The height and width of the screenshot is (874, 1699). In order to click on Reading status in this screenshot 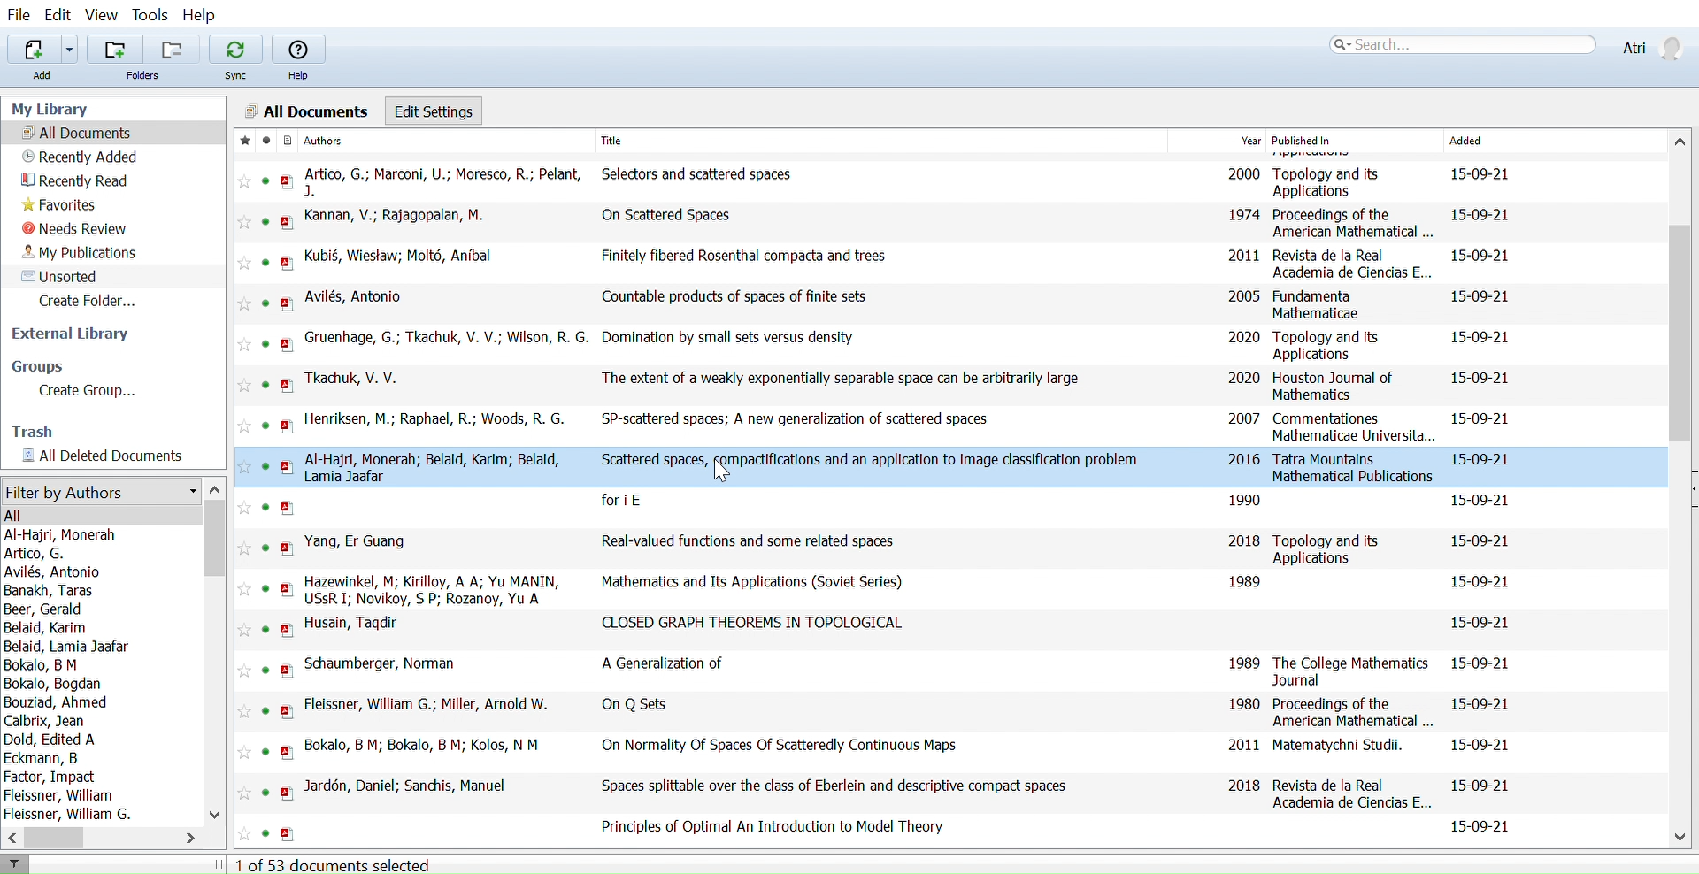, I will do `click(265, 467)`.